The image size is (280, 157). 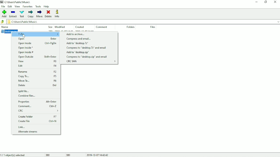 What do you see at coordinates (60, 27) in the screenshot?
I see `Modified` at bounding box center [60, 27].